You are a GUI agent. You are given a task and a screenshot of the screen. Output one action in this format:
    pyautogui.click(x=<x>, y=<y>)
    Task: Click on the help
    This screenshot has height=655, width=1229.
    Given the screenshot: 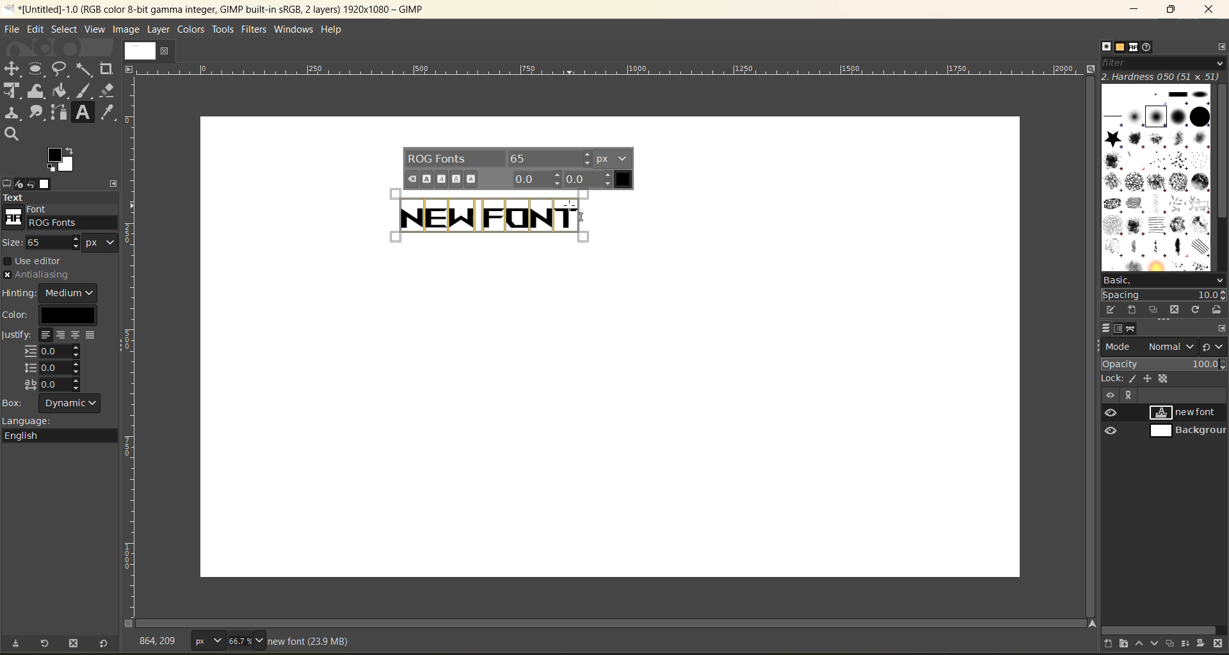 What is the action you would take?
    pyautogui.click(x=338, y=31)
    